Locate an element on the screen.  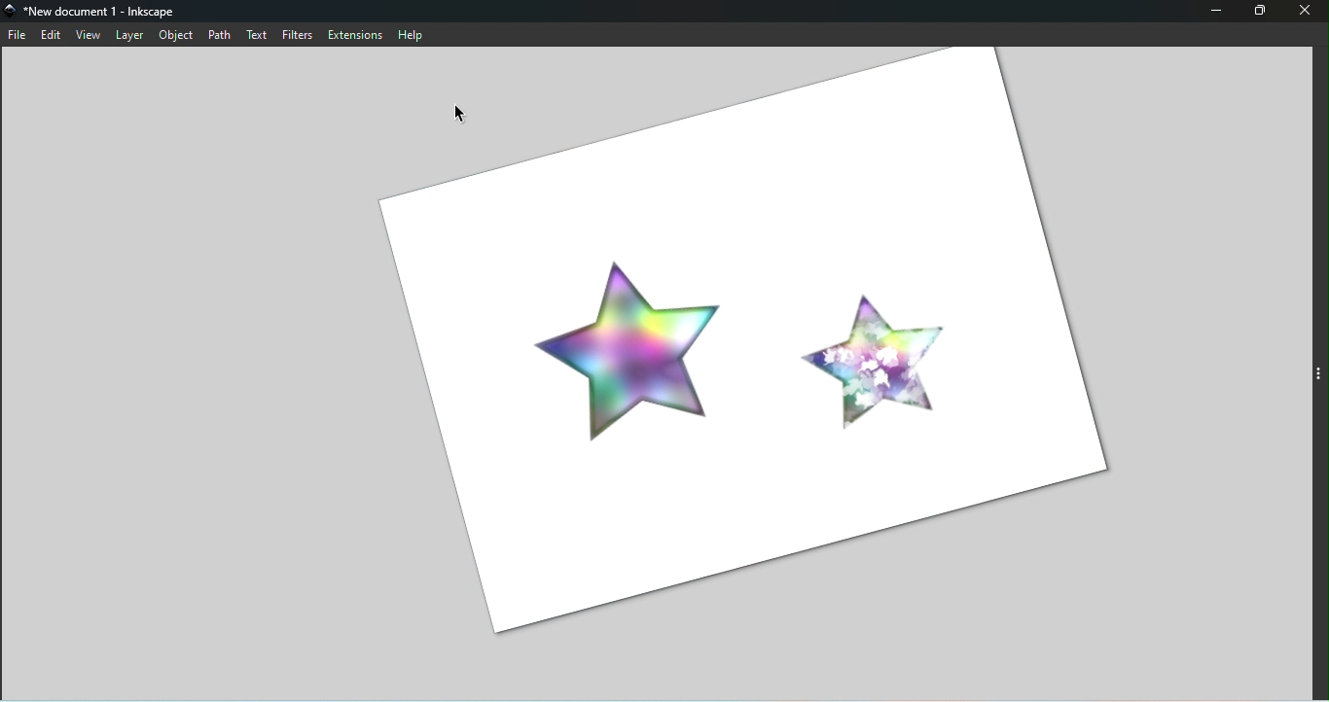
Object is located at coordinates (176, 35).